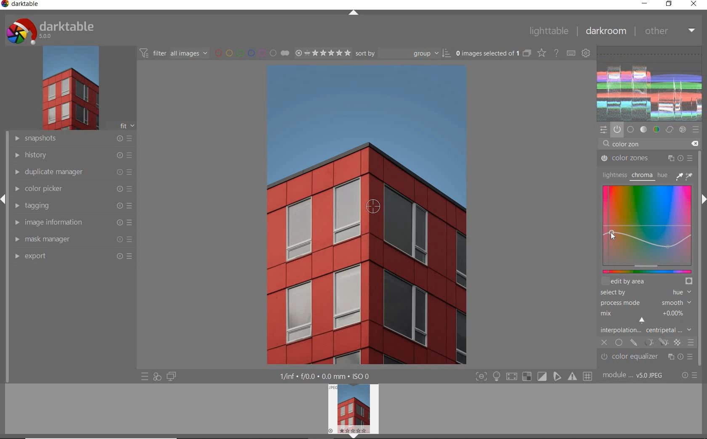 The image size is (707, 439). I want to click on display information, so click(325, 376).